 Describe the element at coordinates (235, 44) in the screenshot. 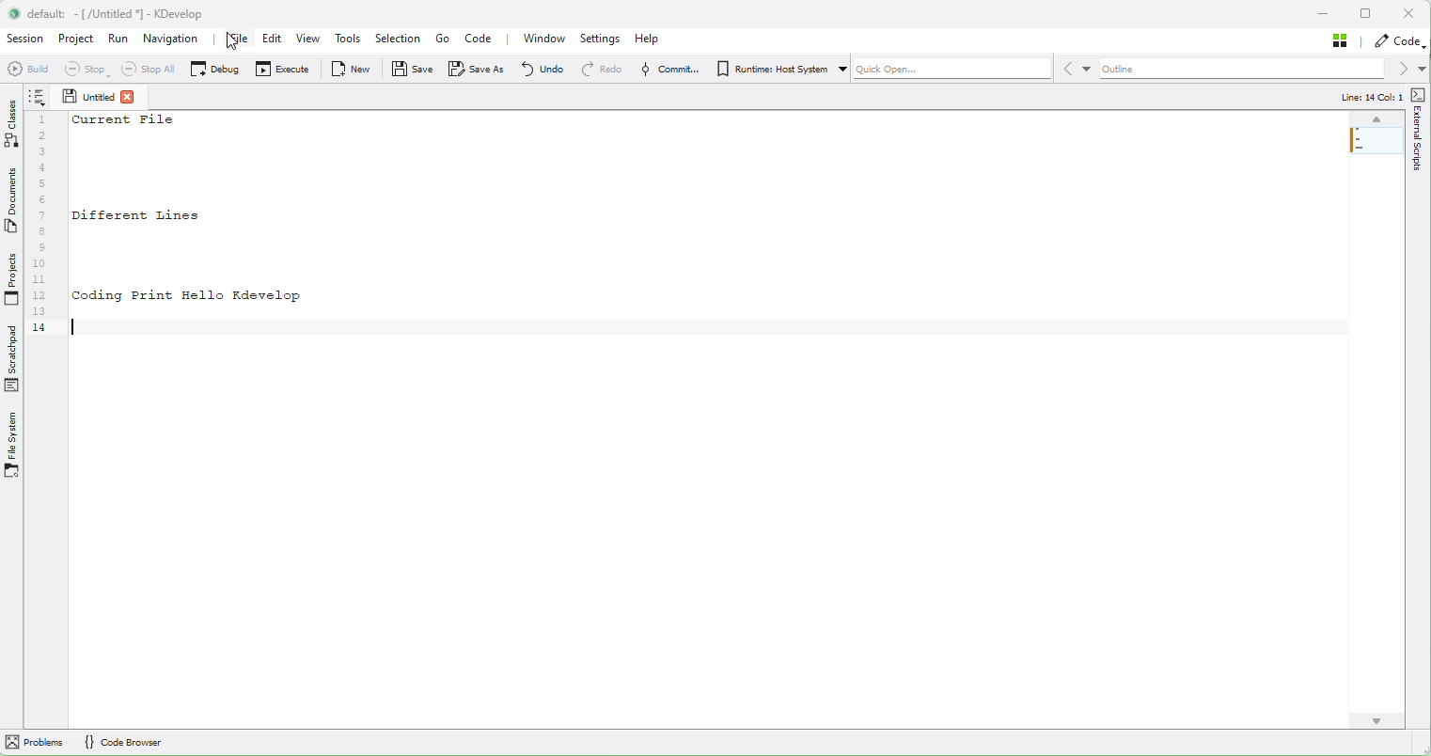

I see `cursor` at that location.